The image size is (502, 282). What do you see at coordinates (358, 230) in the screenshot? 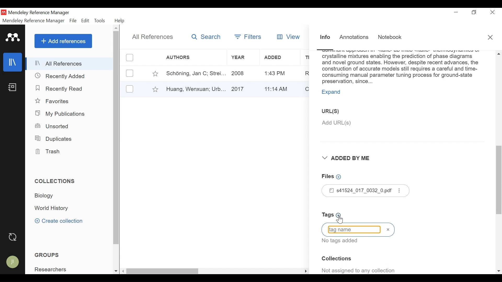
I see `Tag name` at bounding box center [358, 230].